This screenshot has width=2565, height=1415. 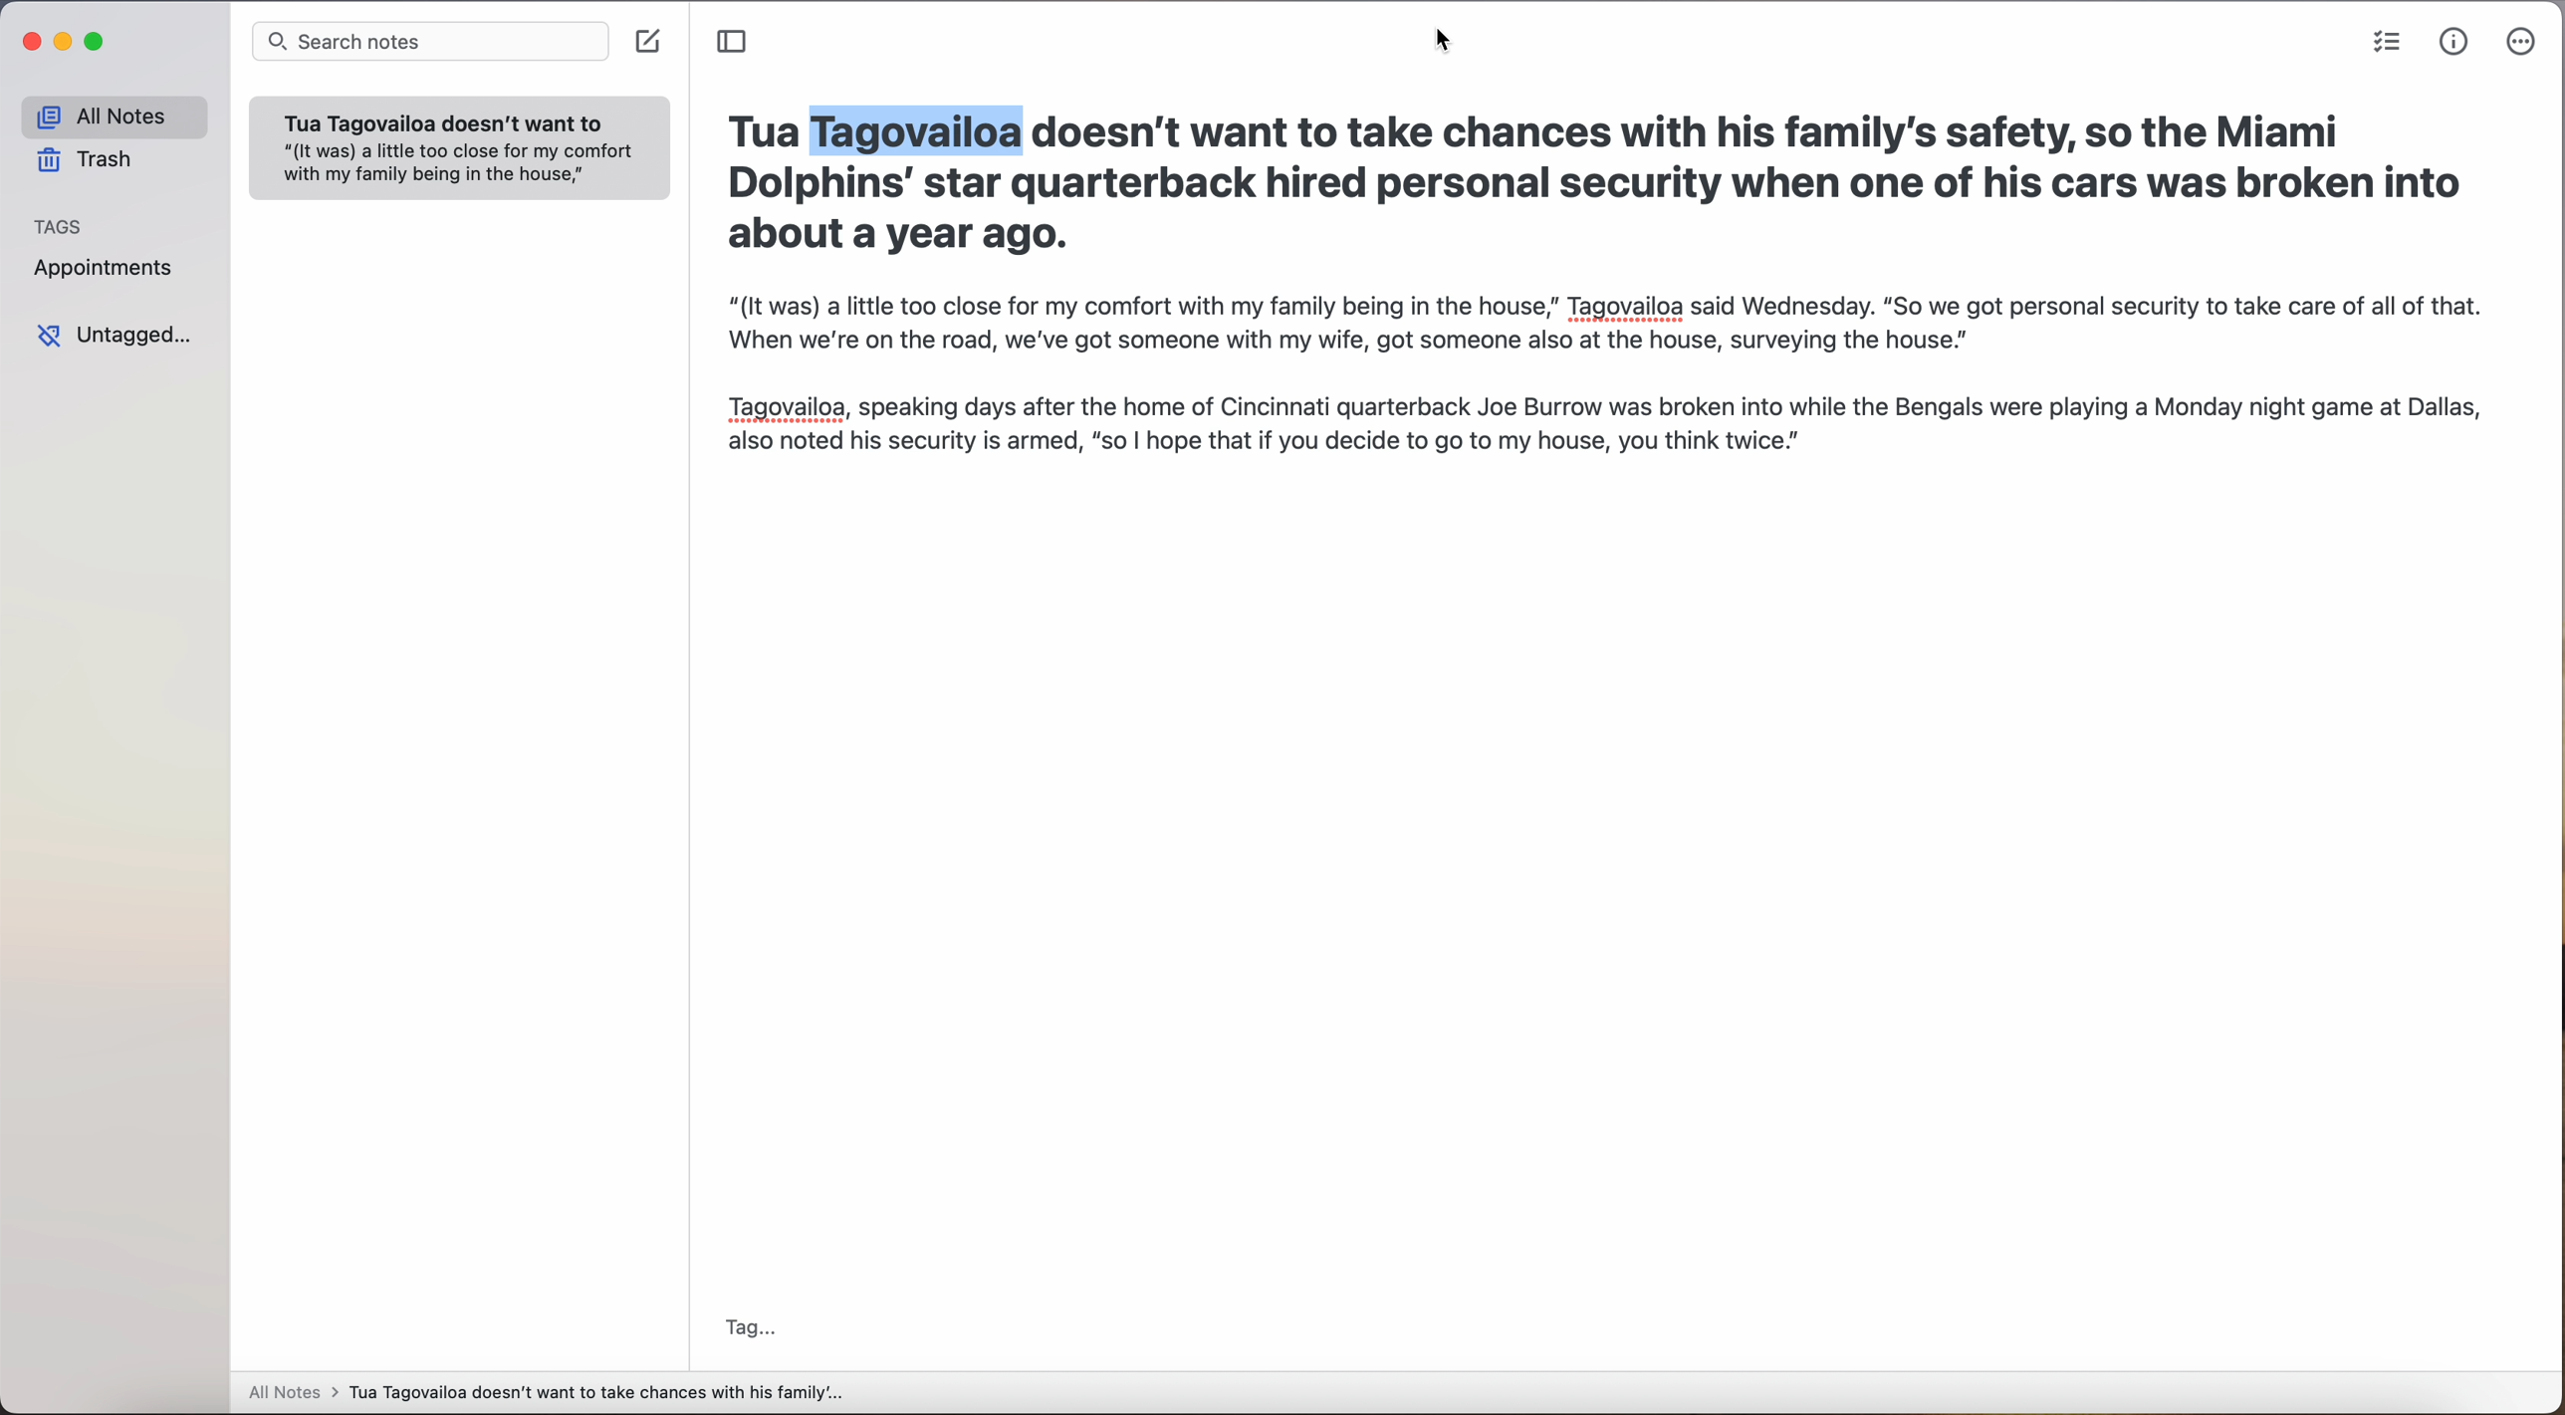 I want to click on maximize Simplenote, so click(x=98, y=42).